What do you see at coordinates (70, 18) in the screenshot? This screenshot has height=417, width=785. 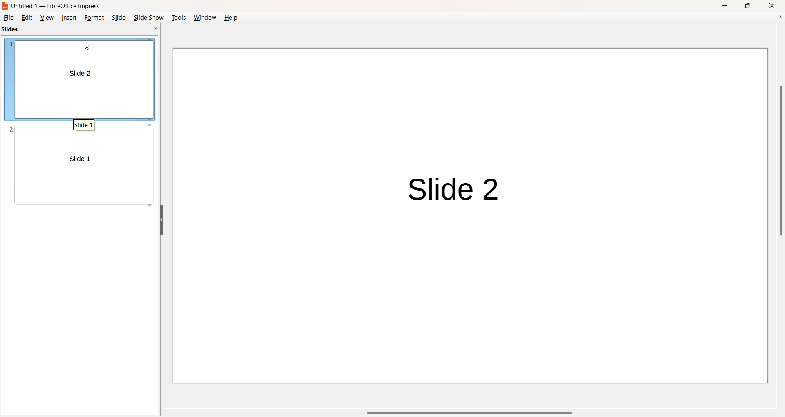 I see `insert` at bounding box center [70, 18].